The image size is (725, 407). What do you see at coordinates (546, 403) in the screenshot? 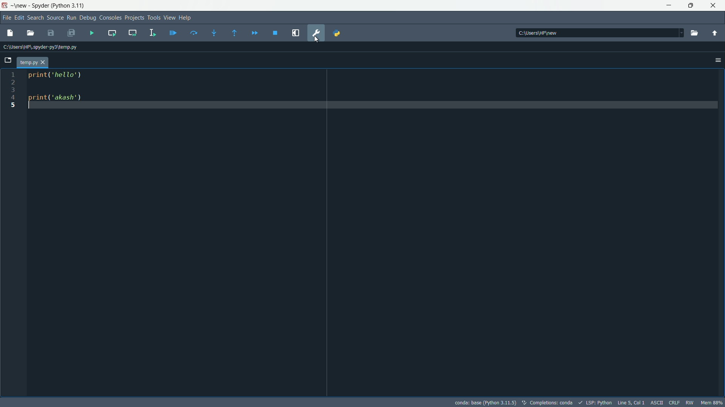
I see `completions:conda` at bounding box center [546, 403].